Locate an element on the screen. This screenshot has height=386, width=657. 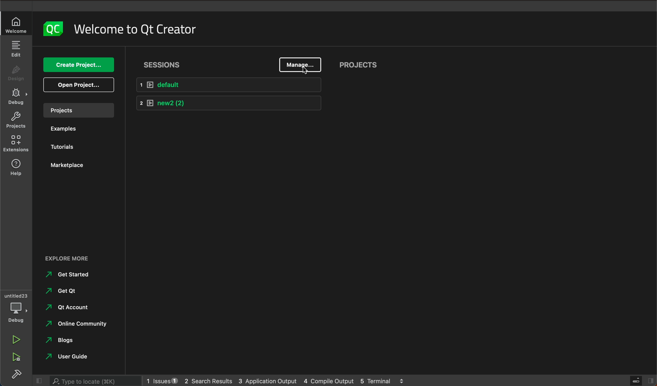
EXPLORE MORE is located at coordinates (69, 258).